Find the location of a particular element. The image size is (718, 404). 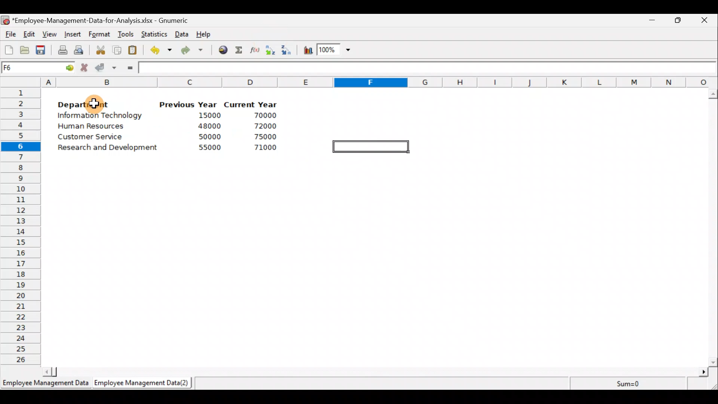

Scroll bar is located at coordinates (713, 228).